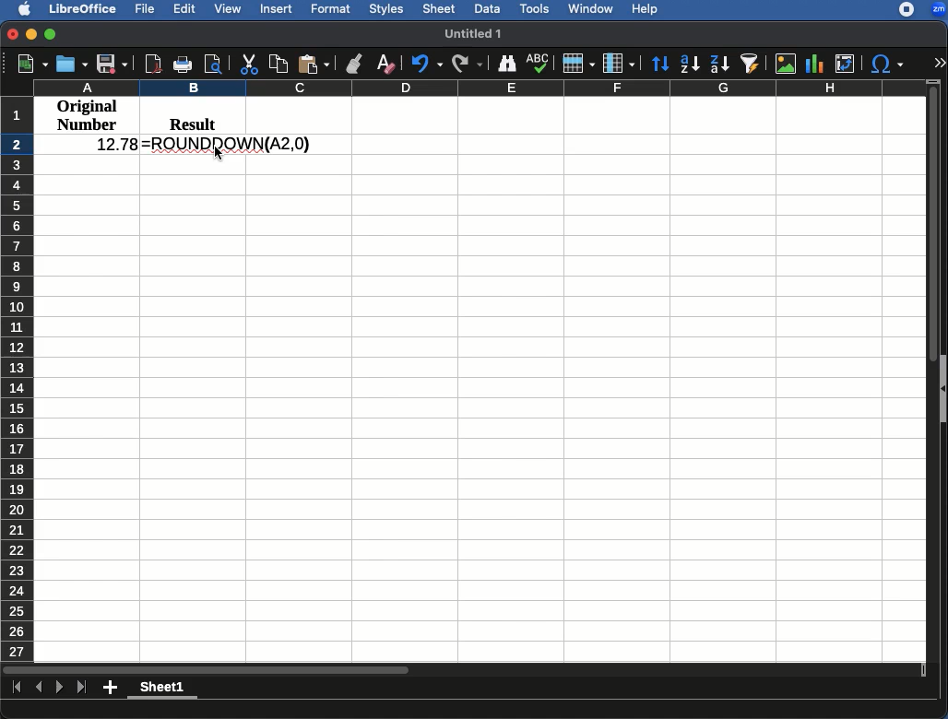 The height and width of the screenshot is (719, 948). What do you see at coordinates (25, 64) in the screenshot?
I see `New` at bounding box center [25, 64].